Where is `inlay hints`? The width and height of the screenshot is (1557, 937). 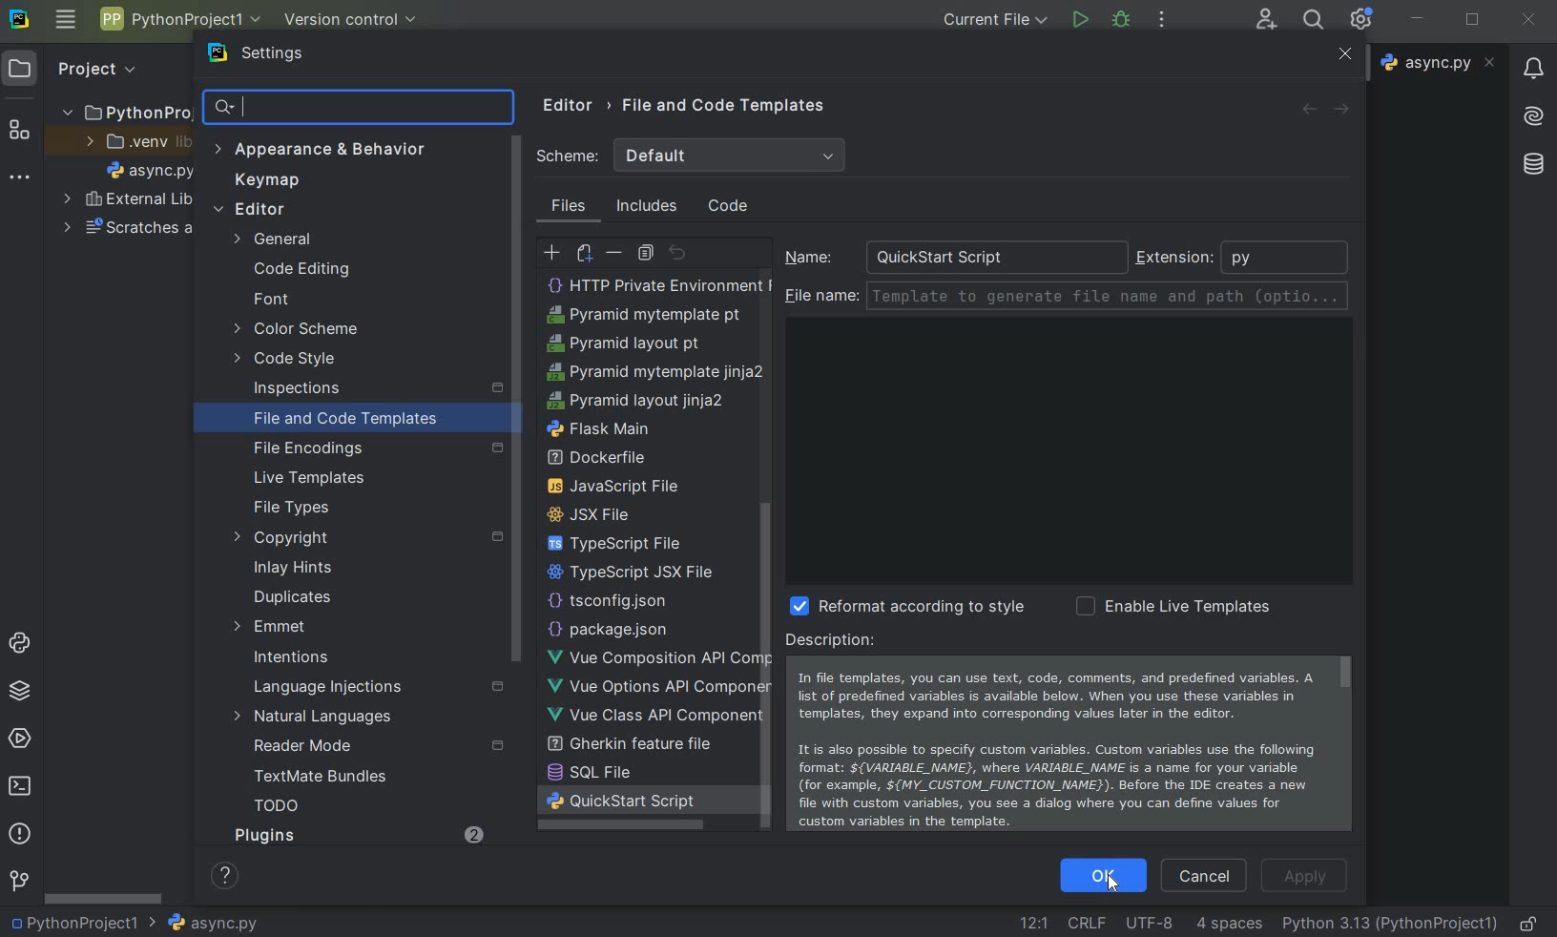
inlay hints is located at coordinates (319, 570).